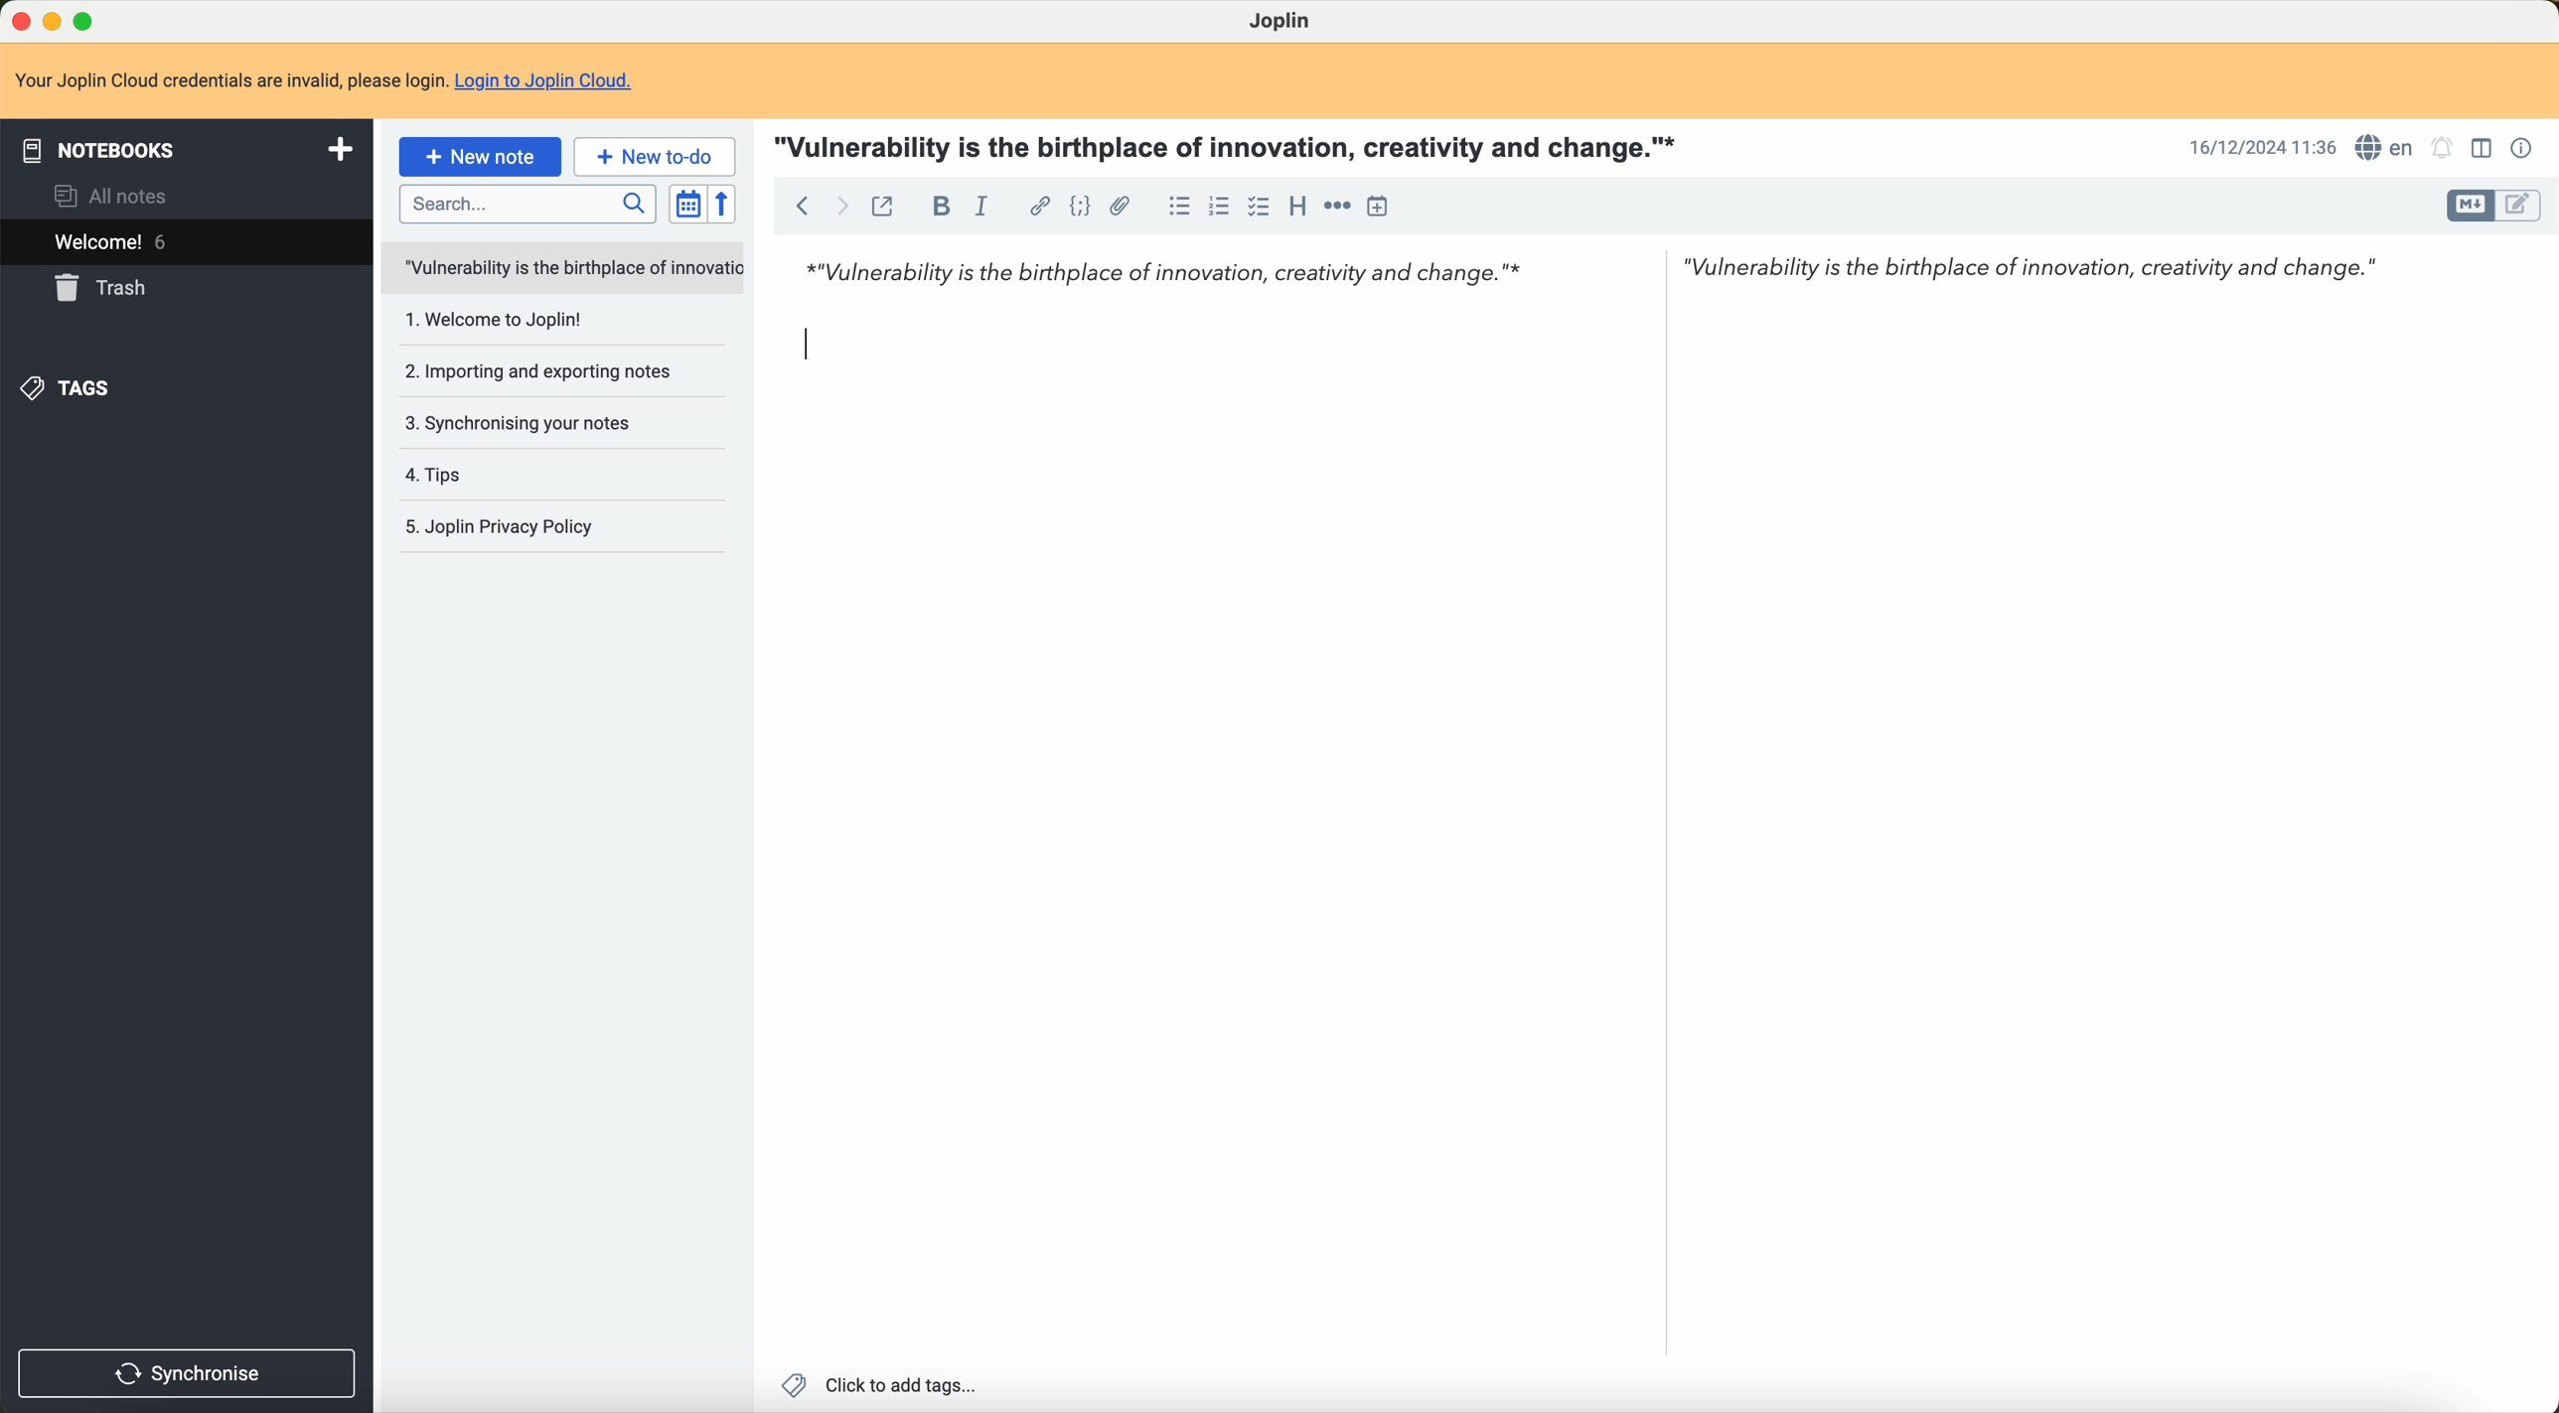 The height and width of the screenshot is (1413, 2559). What do you see at coordinates (1337, 206) in the screenshot?
I see `horizontal rule` at bounding box center [1337, 206].